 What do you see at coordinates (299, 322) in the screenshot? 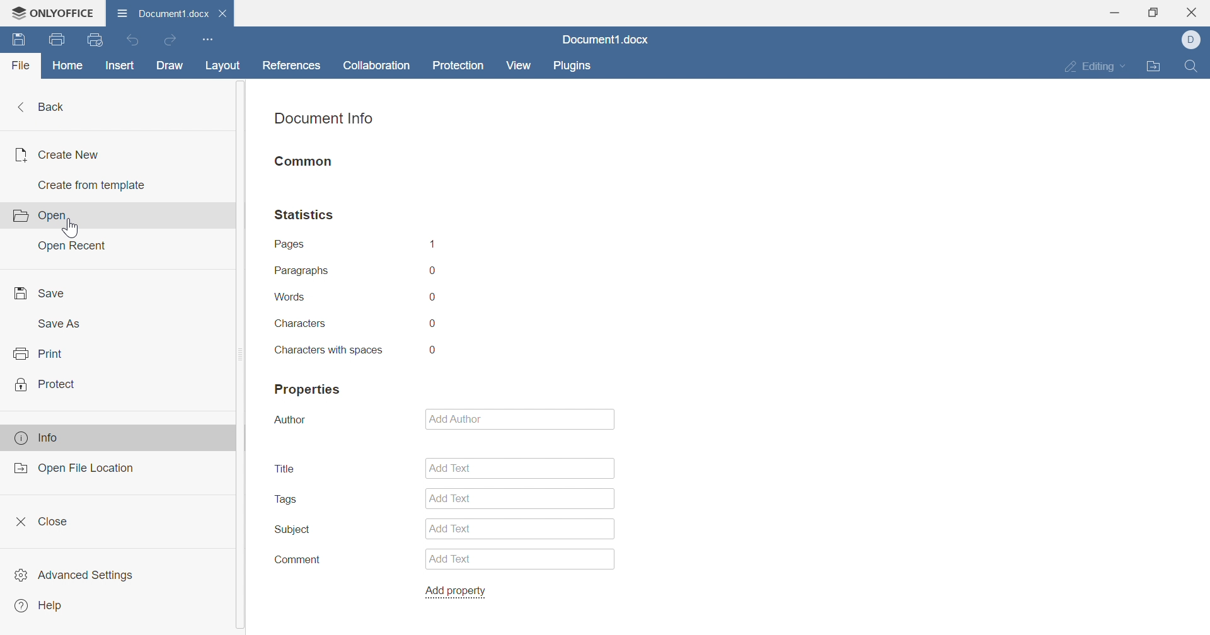
I see `characters` at bounding box center [299, 322].